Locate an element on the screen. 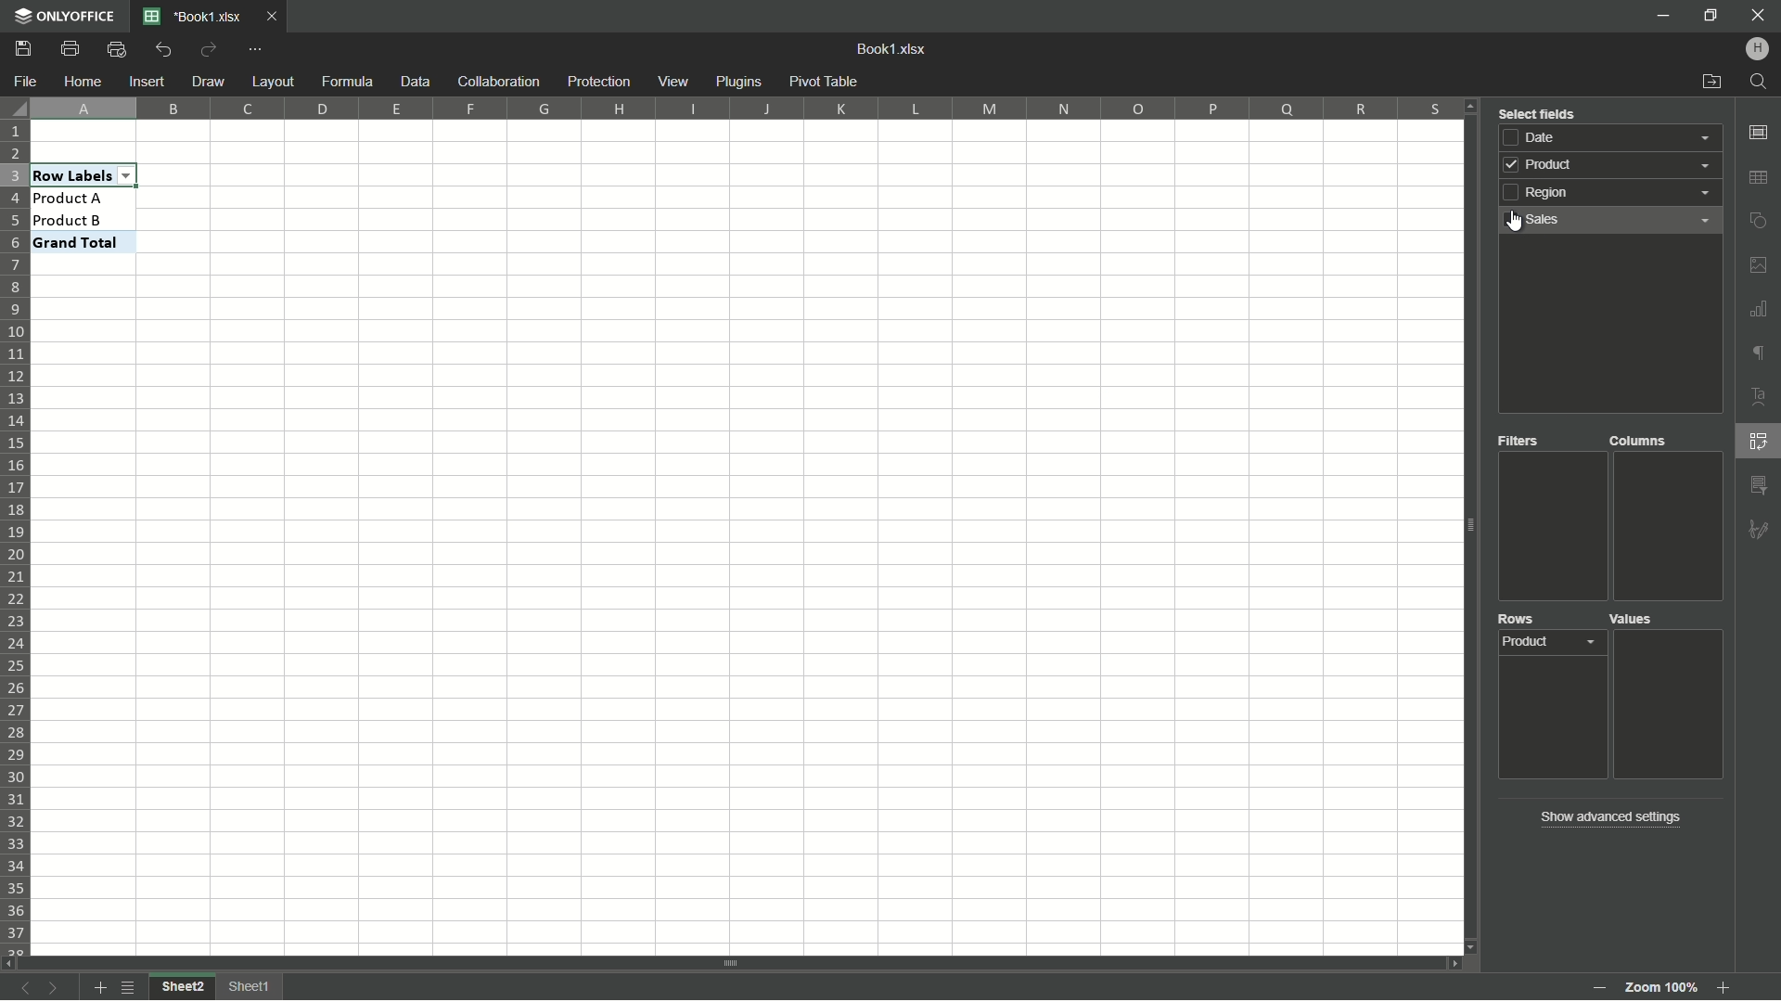 The width and height of the screenshot is (1781, 1002). sheet1 is located at coordinates (253, 986).